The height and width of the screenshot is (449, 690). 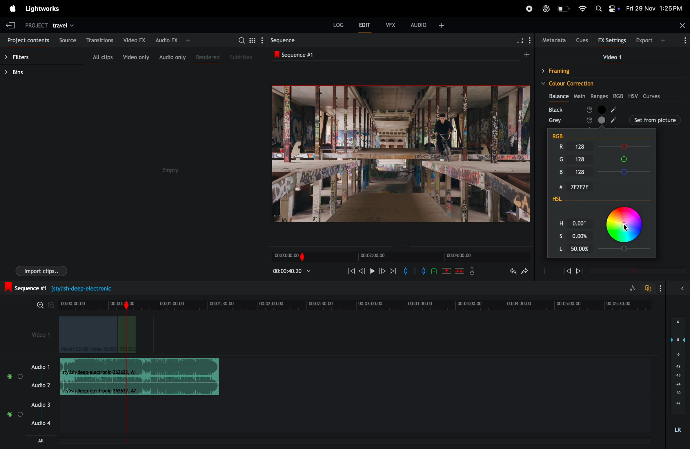 I want to click on rewind, so click(x=567, y=271).